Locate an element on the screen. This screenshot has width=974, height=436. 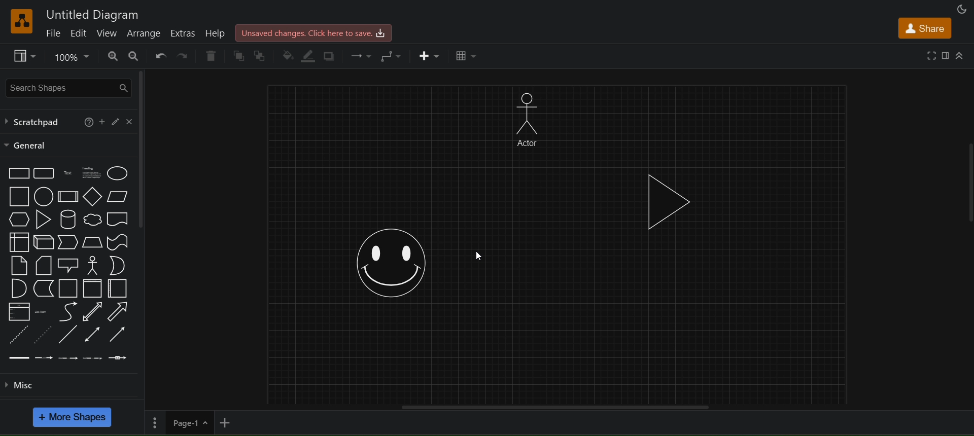
bidirectional connector is located at coordinates (94, 335).